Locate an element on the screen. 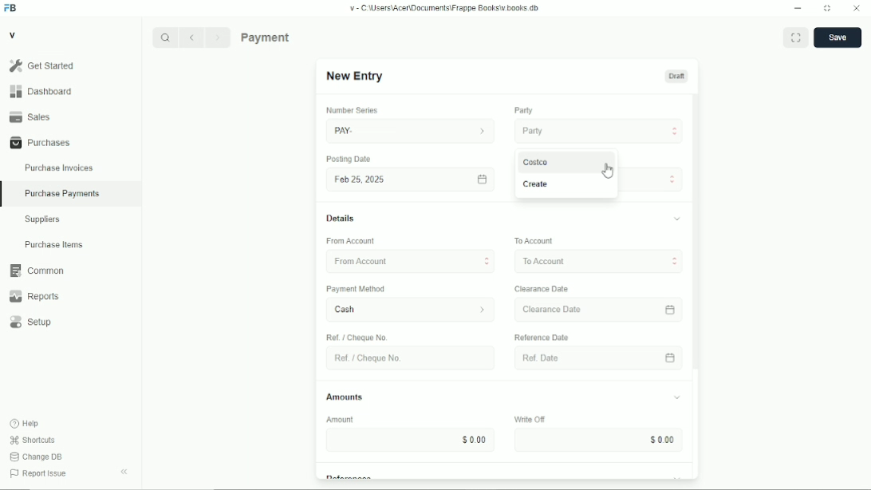 The image size is (871, 490). Clearance Date is located at coordinates (545, 289).